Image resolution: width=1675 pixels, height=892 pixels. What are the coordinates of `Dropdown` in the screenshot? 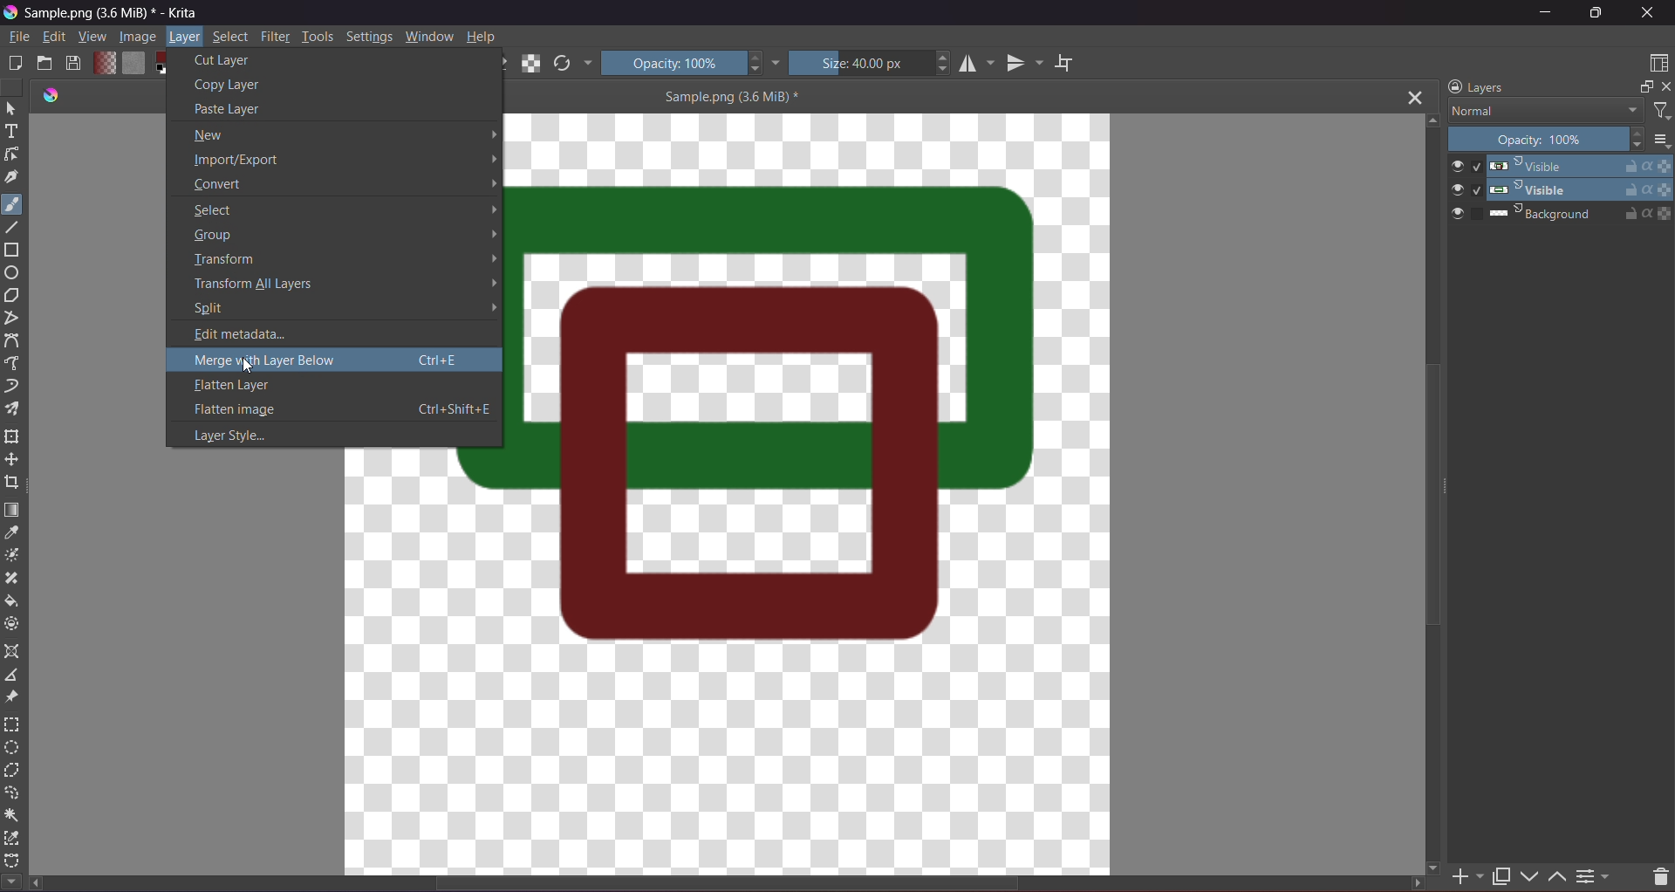 It's located at (776, 62).